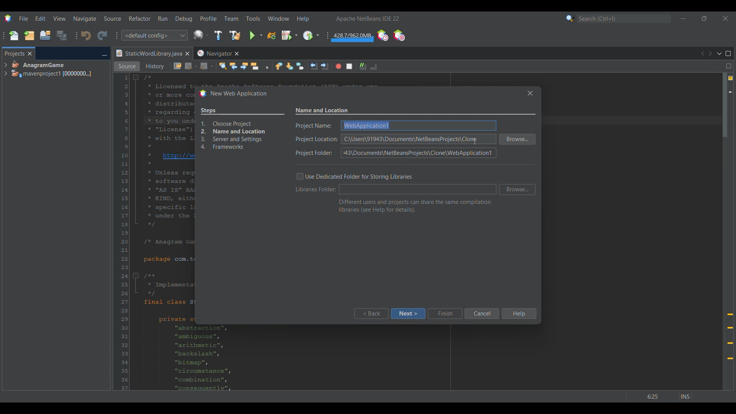 The image size is (736, 414). Describe the element at coordinates (148, 54) in the screenshot. I see `Current tab highlighted` at that location.